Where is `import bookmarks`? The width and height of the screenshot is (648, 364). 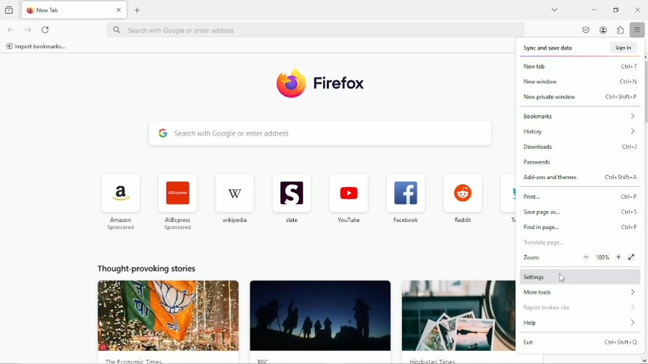 import bookmarks is located at coordinates (39, 47).